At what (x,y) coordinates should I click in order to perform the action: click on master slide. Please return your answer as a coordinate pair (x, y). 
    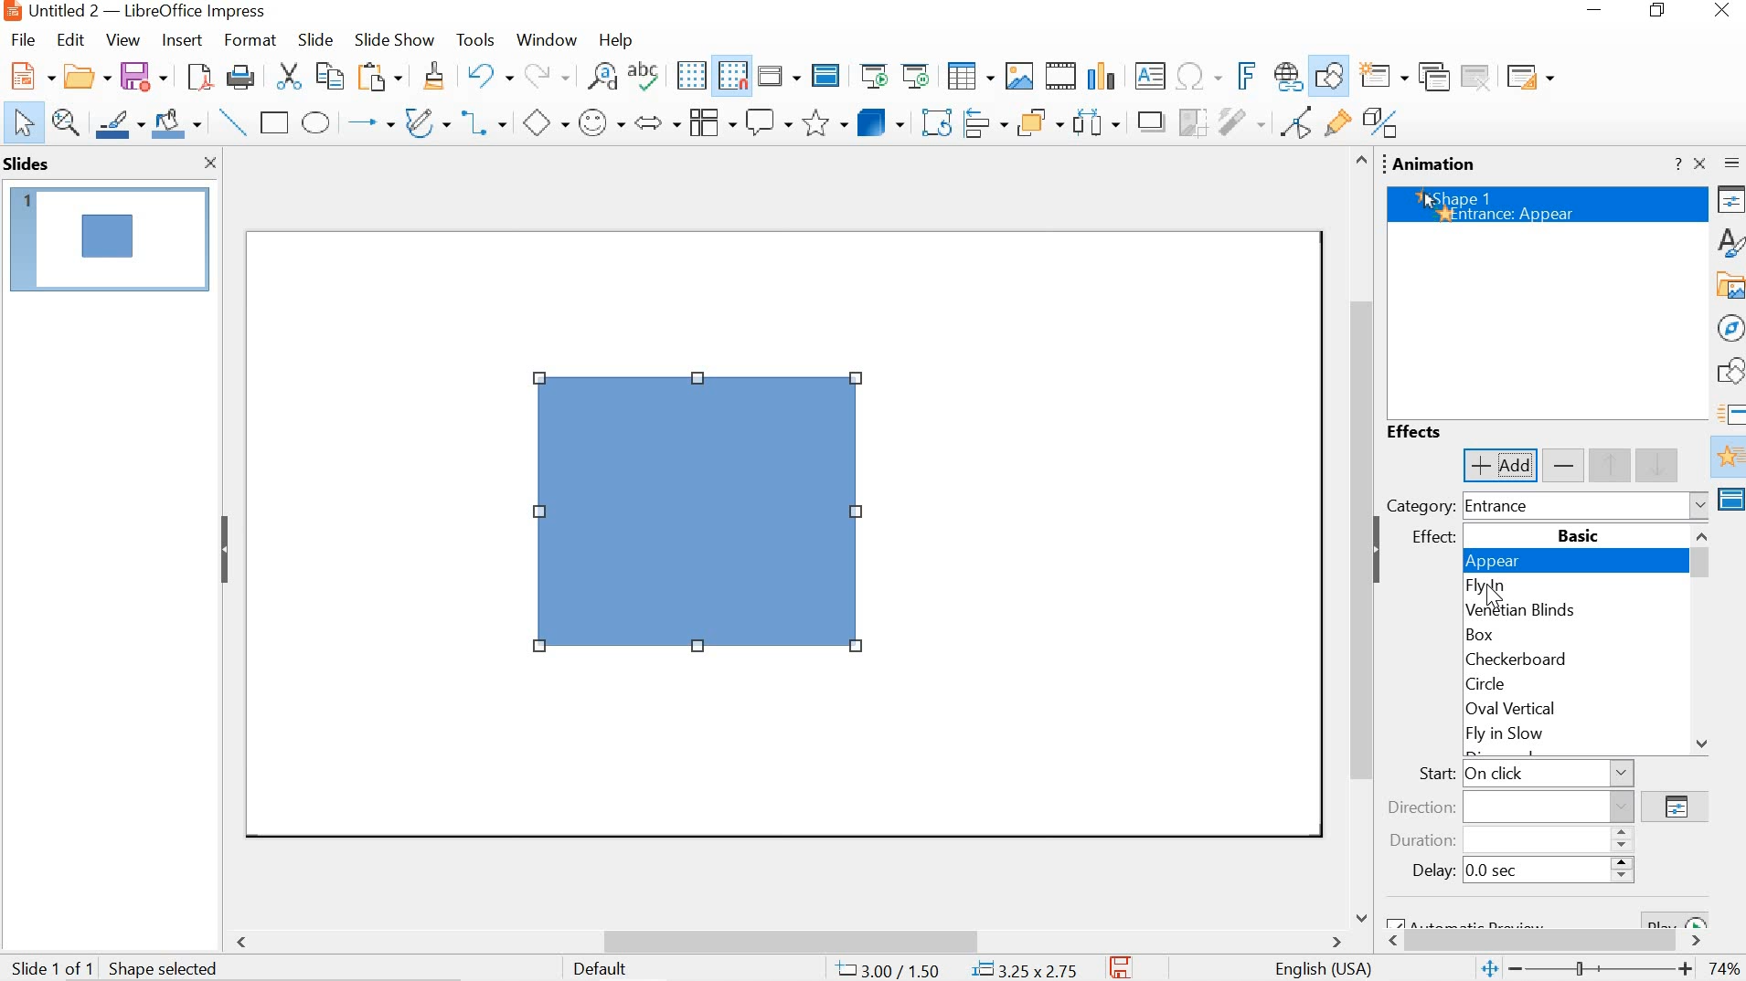
    Looking at the image, I should click on (1730, 501).